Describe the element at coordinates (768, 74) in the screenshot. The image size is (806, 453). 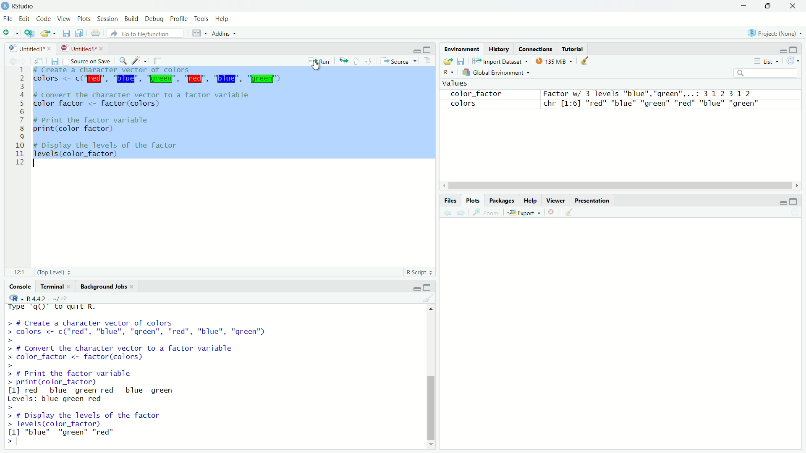
I see `search field` at that location.